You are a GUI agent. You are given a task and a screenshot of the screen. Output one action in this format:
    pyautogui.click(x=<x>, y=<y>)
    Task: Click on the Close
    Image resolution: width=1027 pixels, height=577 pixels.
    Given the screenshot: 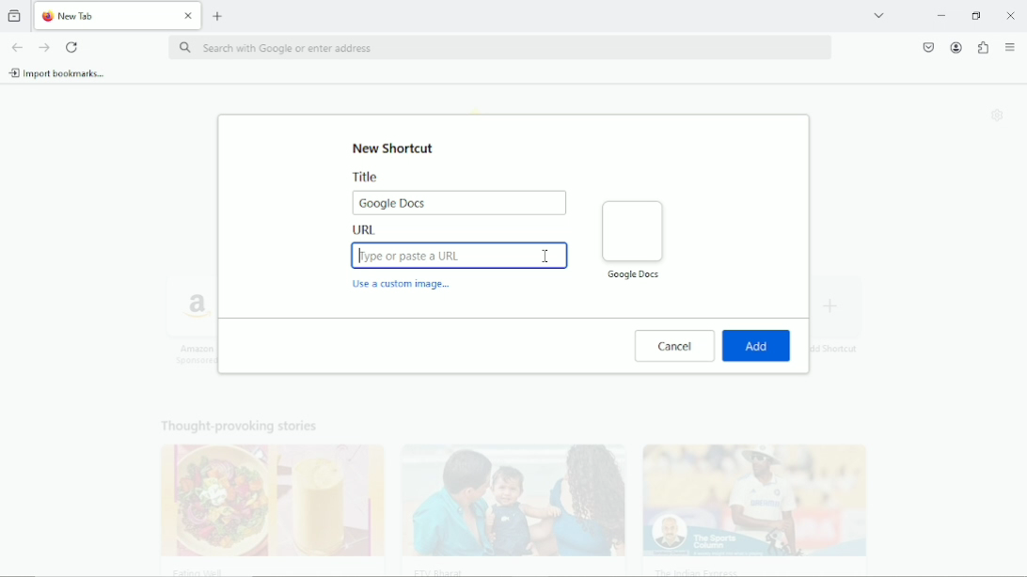 What is the action you would take?
    pyautogui.click(x=1011, y=15)
    